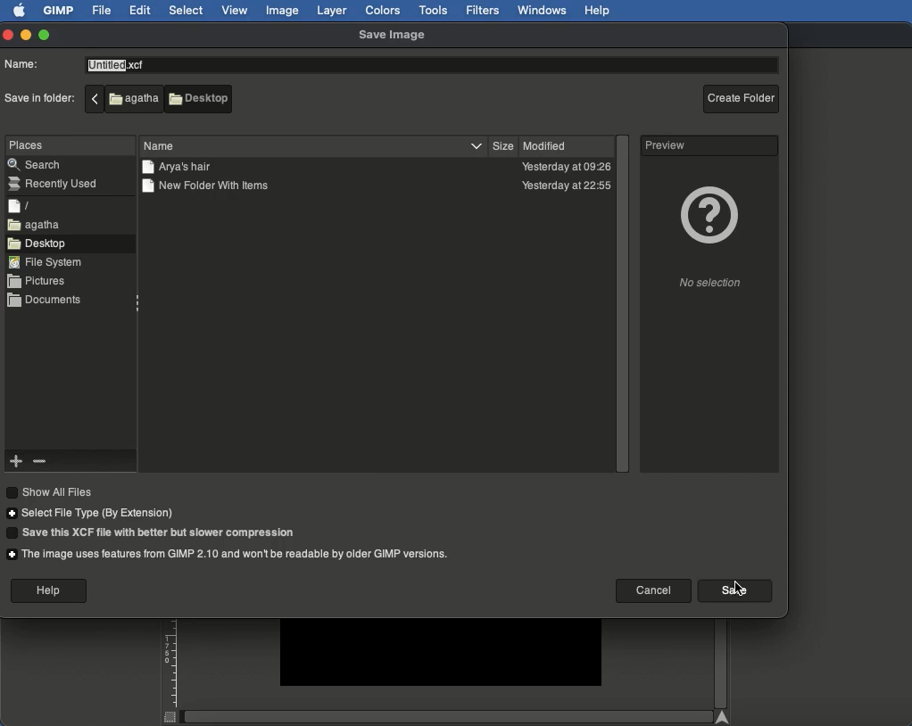  Describe the element at coordinates (49, 590) in the screenshot. I see `Help` at that location.